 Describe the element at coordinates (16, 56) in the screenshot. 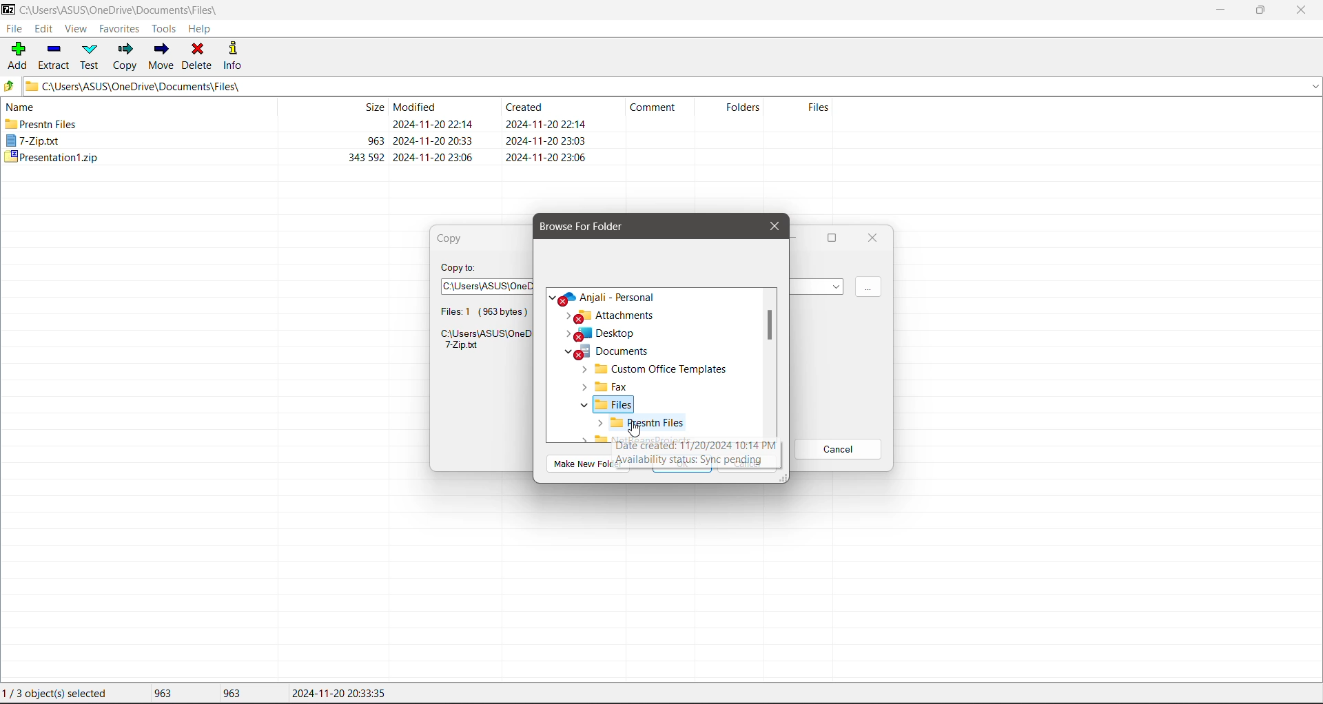

I see `Add` at that location.